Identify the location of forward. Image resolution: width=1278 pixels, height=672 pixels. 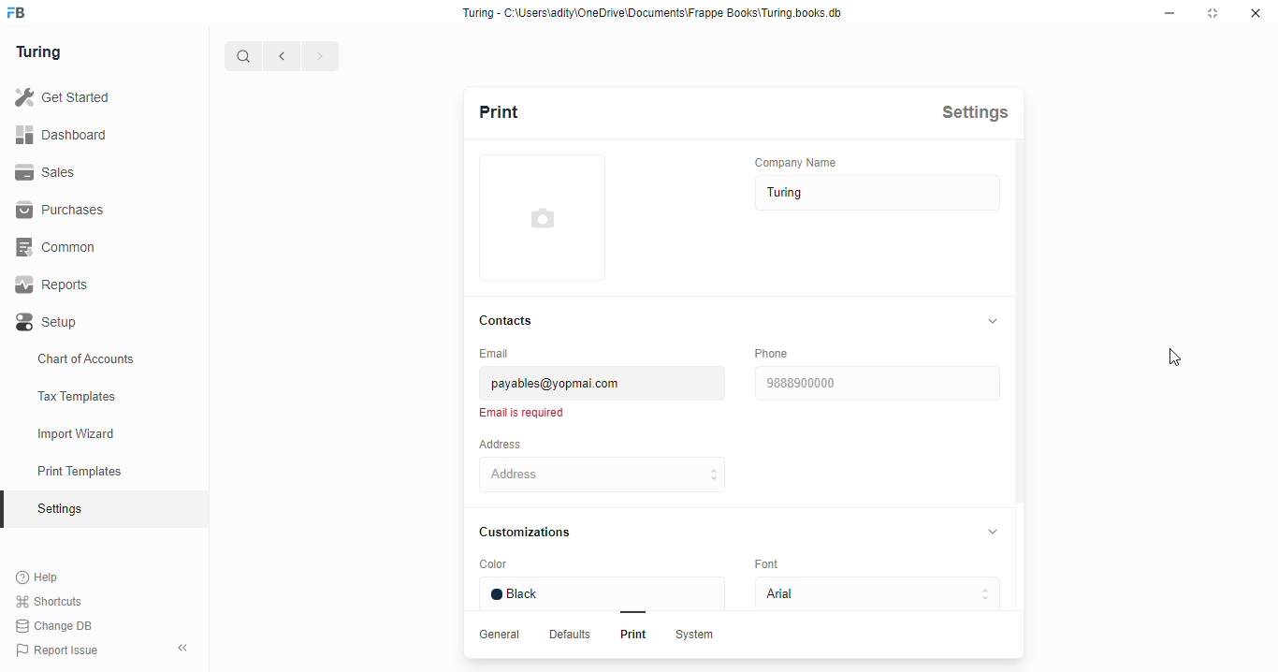
(319, 57).